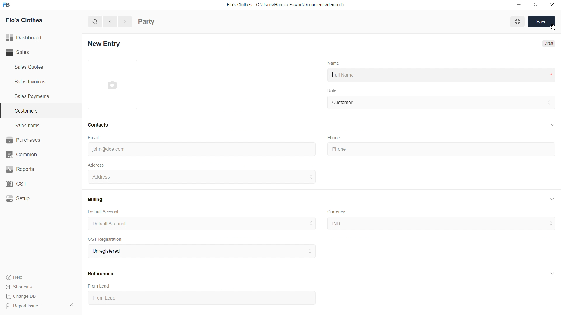 The height and width of the screenshot is (315, 561). Describe the element at coordinates (201, 224) in the screenshot. I see `Default Account ` at that location.